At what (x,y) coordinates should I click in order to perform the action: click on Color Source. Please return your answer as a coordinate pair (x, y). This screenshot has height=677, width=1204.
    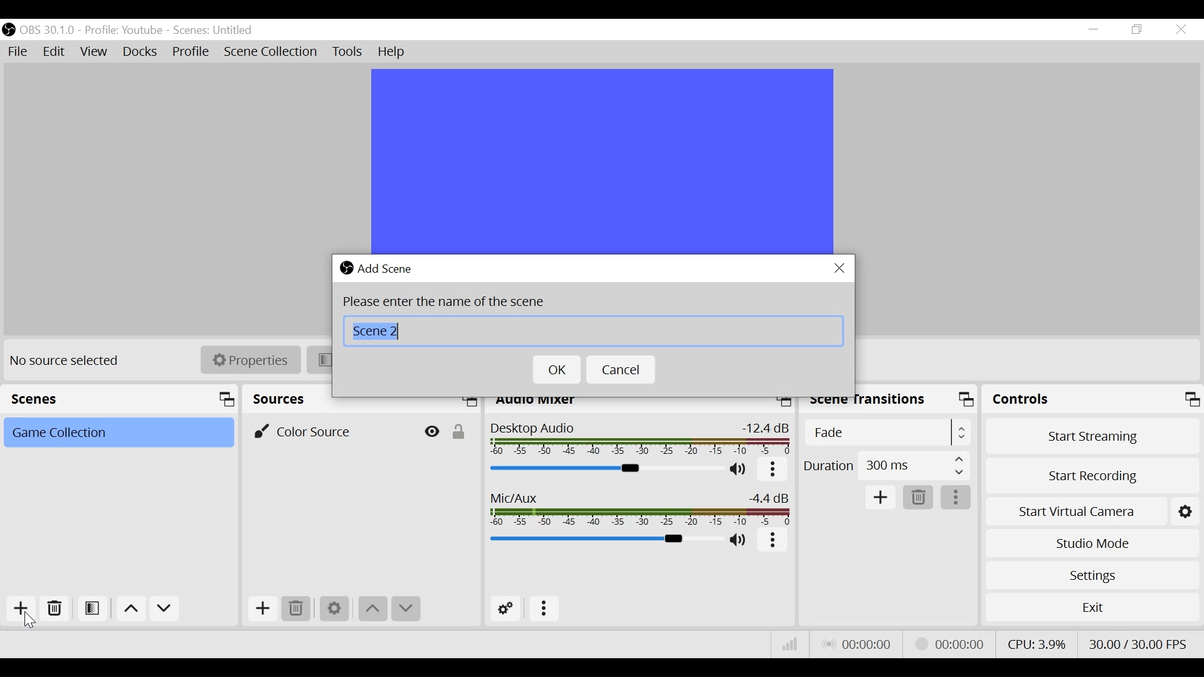
    Looking at the image, I should click on (332, 431).